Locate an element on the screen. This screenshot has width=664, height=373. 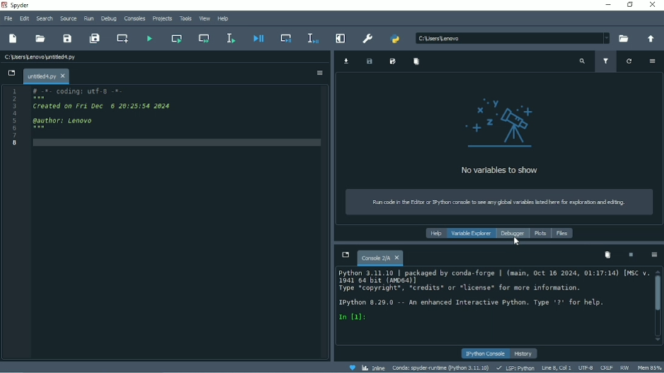
Plots is located at coordinates (541, 233).